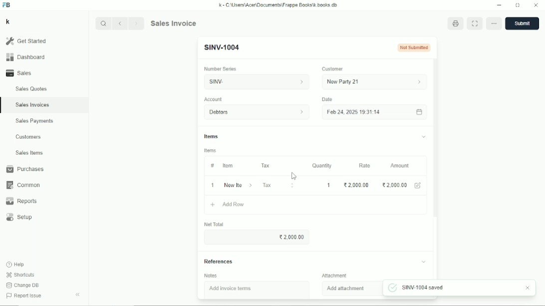  What do you see at coordinates (315, 138) in the screenshot?
I see `Items` at bounding box center [315, 138].